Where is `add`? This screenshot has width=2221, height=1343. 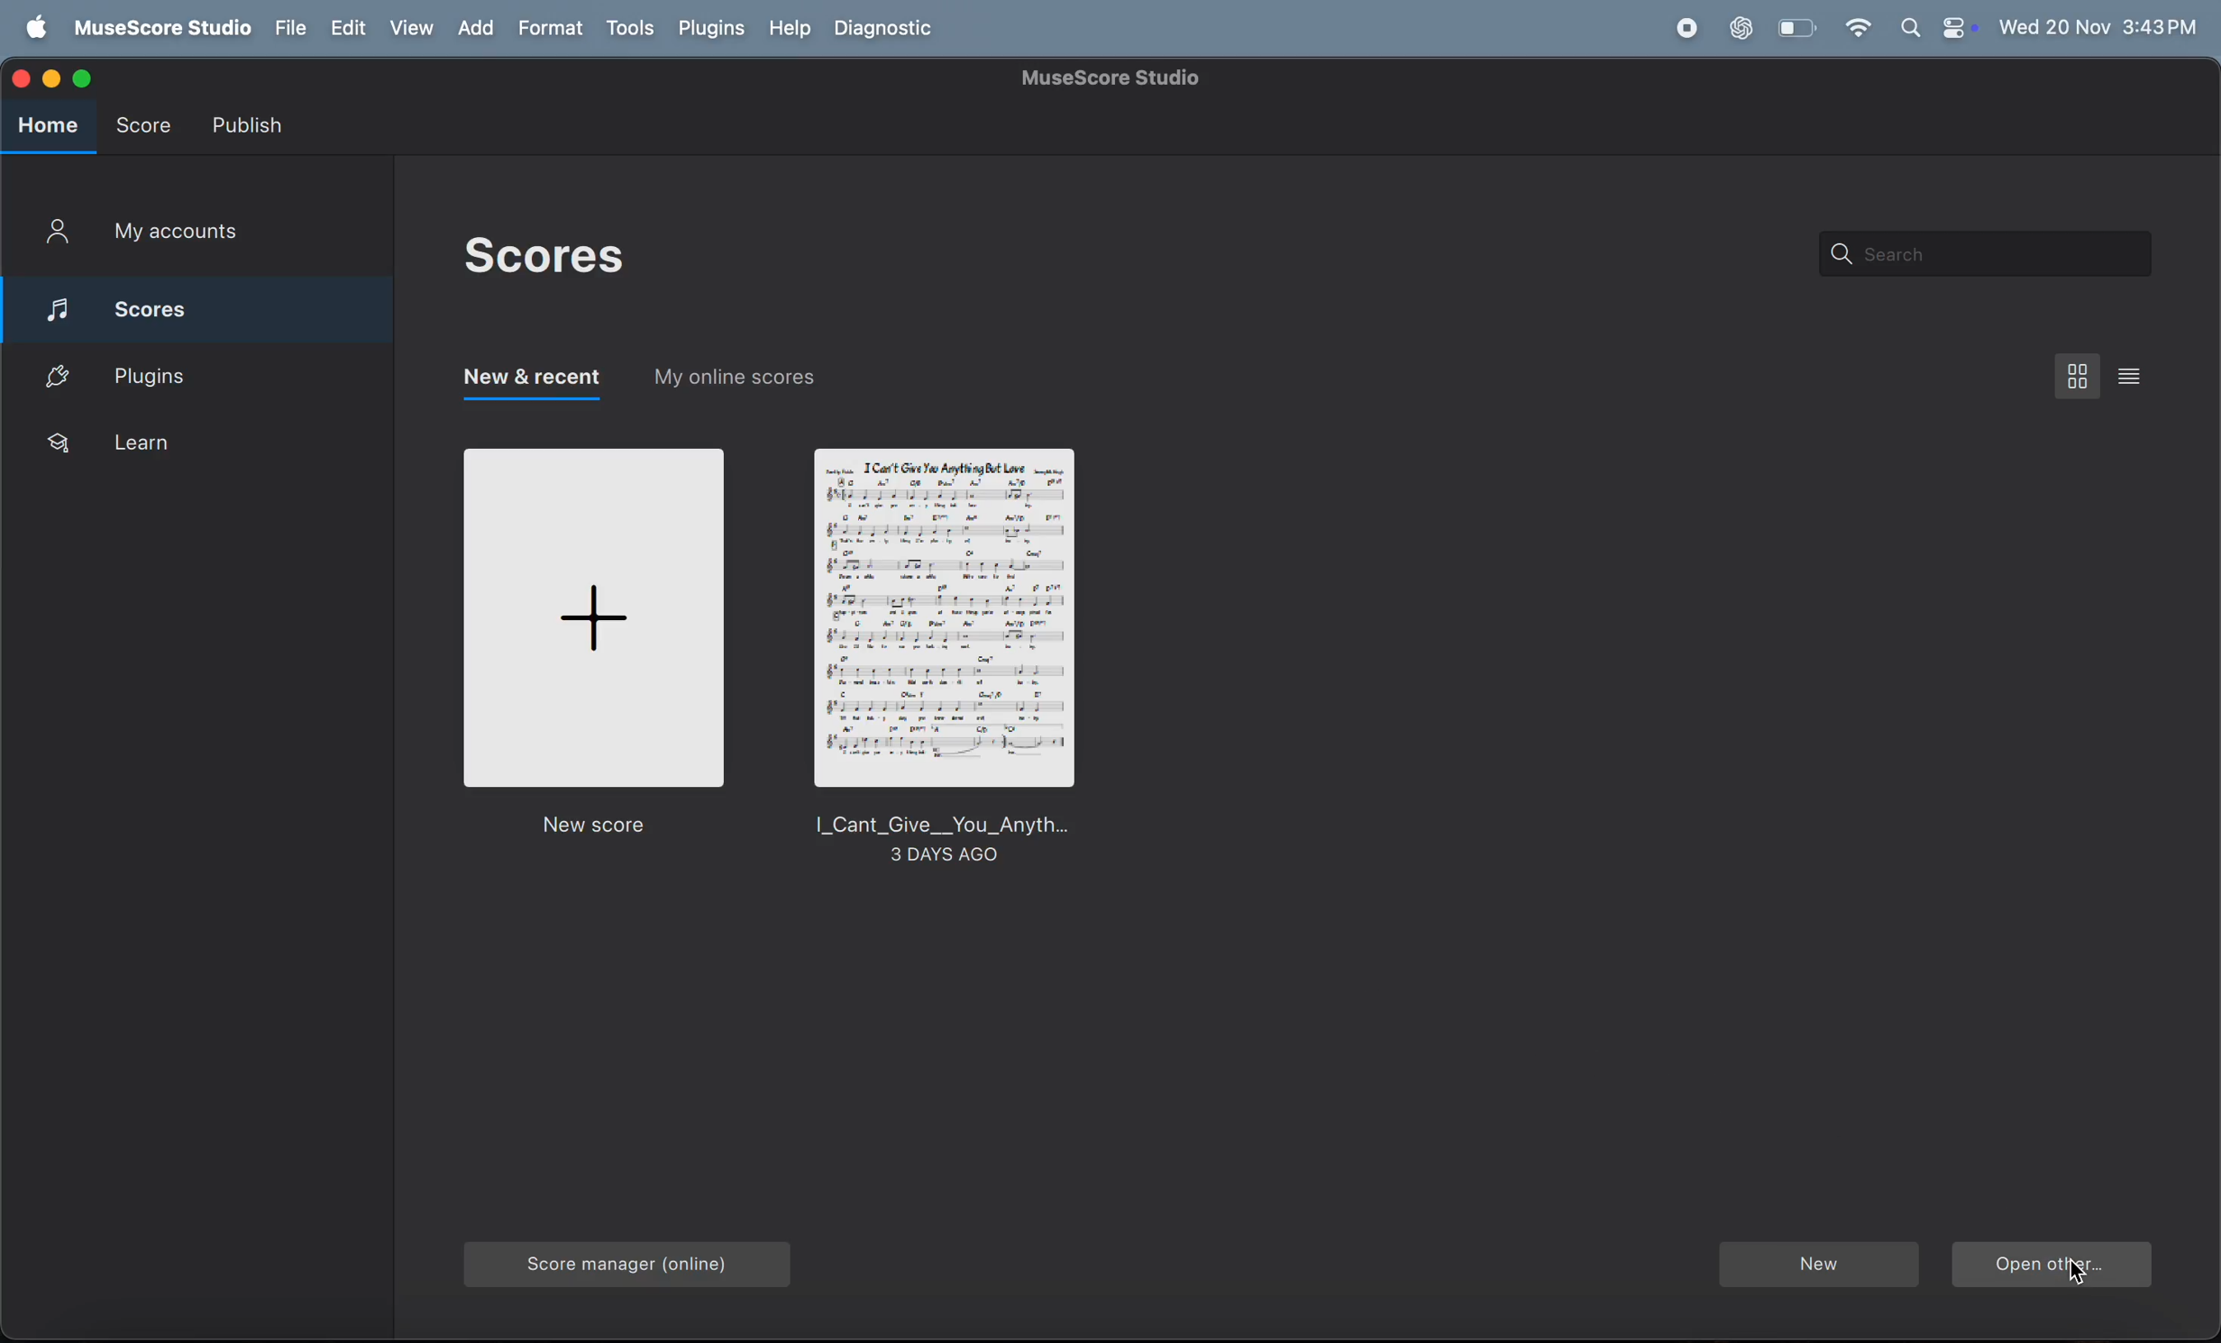
add is located at coordinates (474, 27).